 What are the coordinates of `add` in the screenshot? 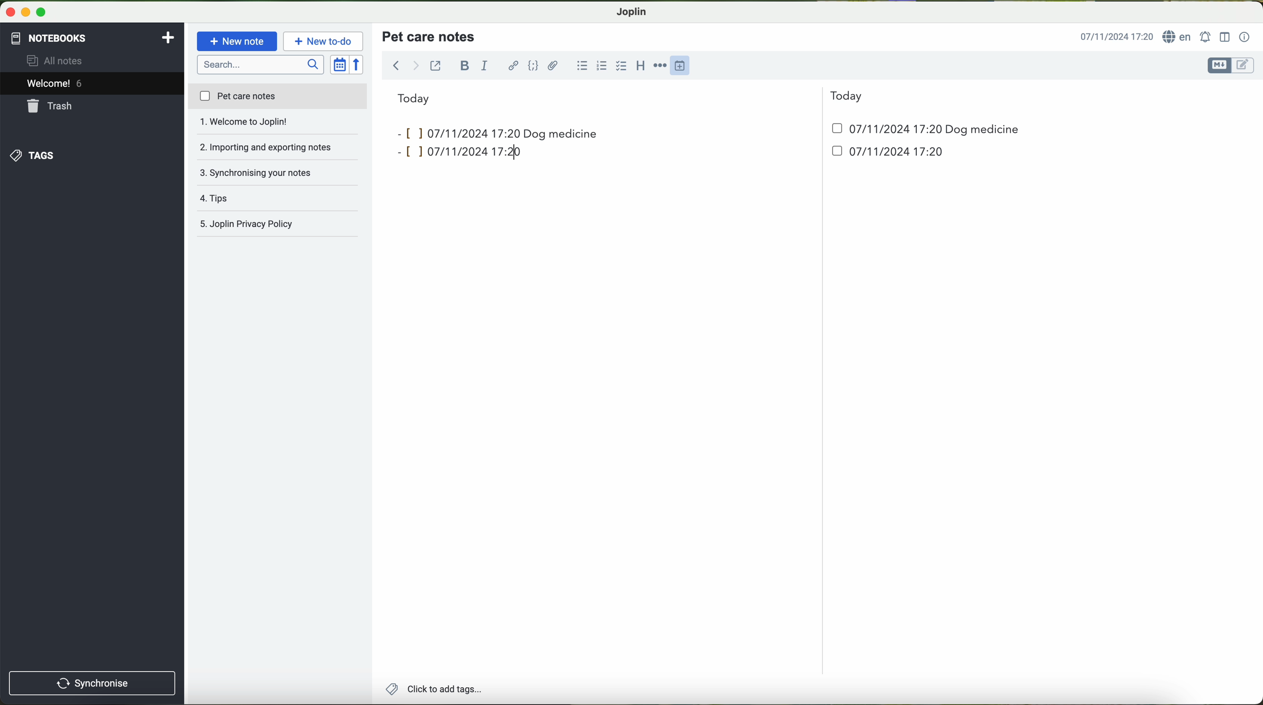 It's located at (168, 36).